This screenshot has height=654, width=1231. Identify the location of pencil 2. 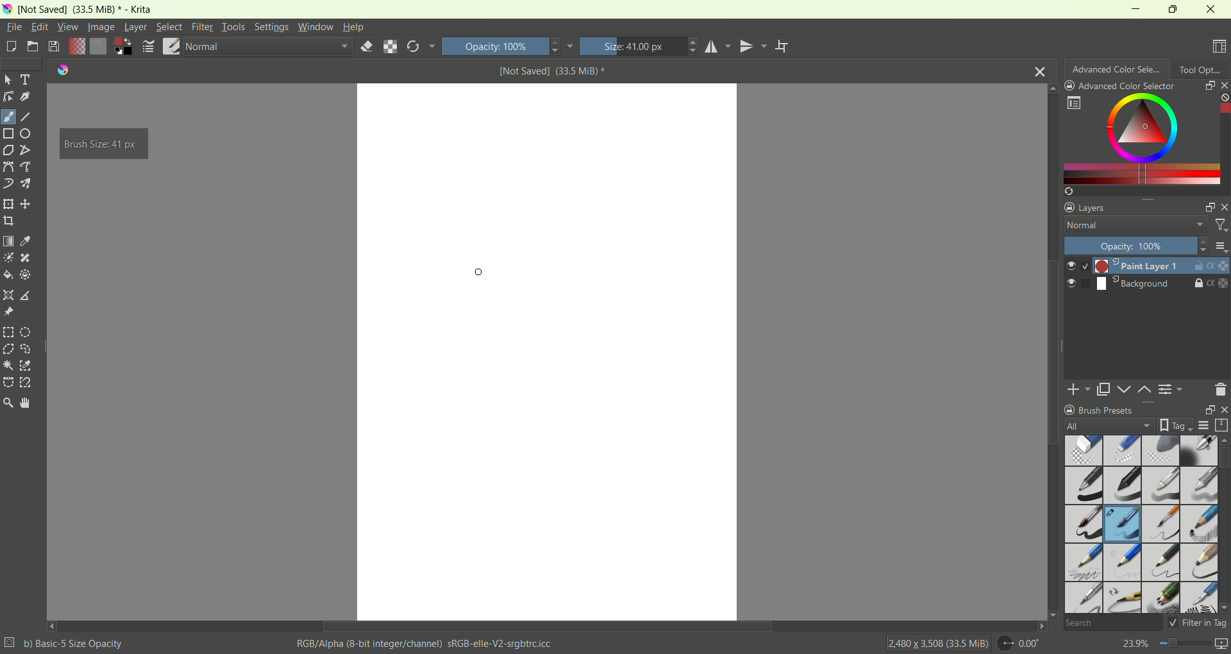
(1161, 563).